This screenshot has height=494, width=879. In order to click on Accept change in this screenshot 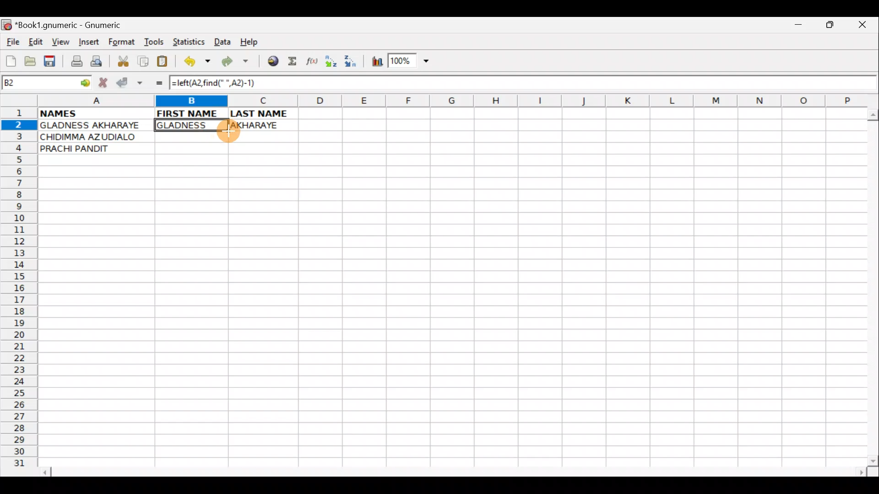, I will do `click(130, 83)`.